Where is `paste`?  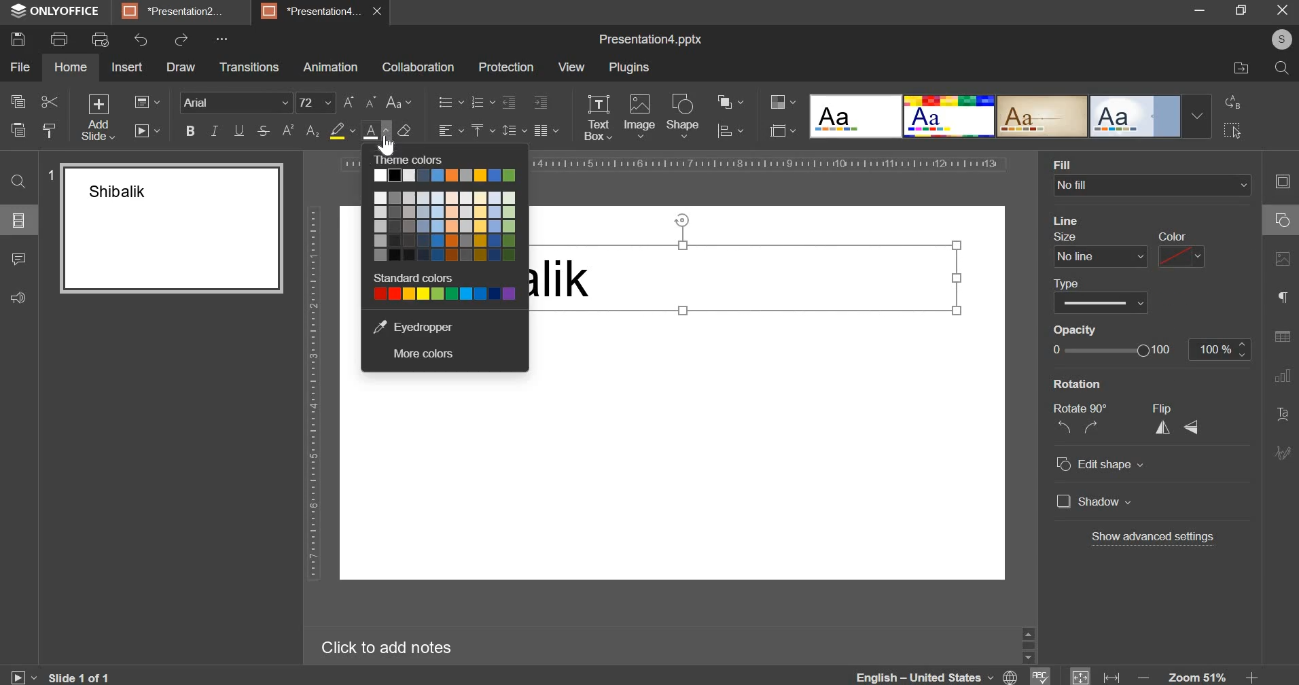 paste is located at coordinates (17, 129).